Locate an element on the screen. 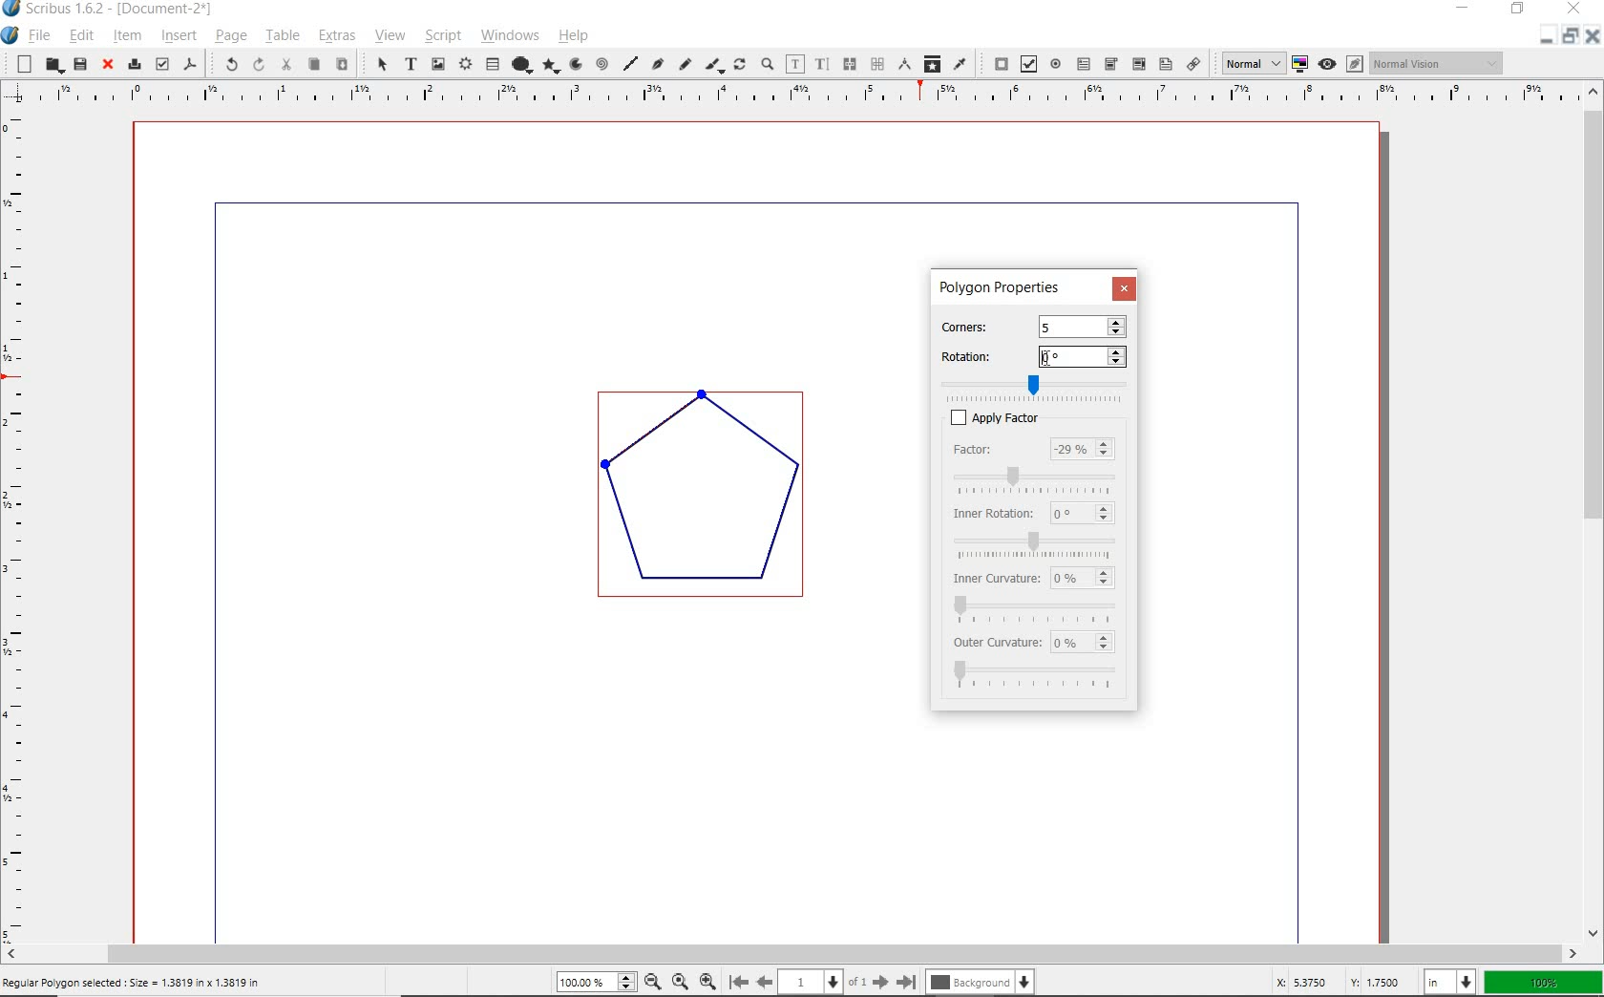 The image size is (1604, 997). measurements is located at coordinates (906, 64).